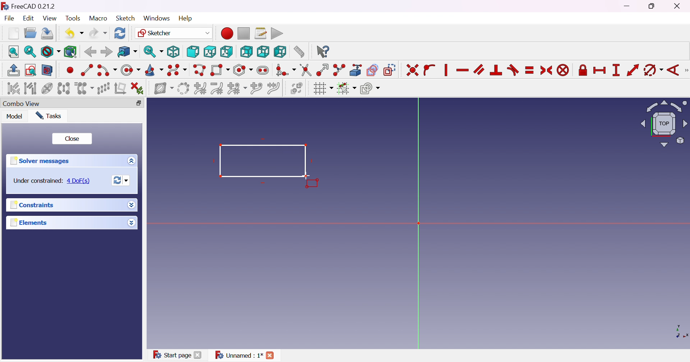  Describe the element at coordinates (653, 71) in the screenshot. I see `Constrain arc or circle` at that location.